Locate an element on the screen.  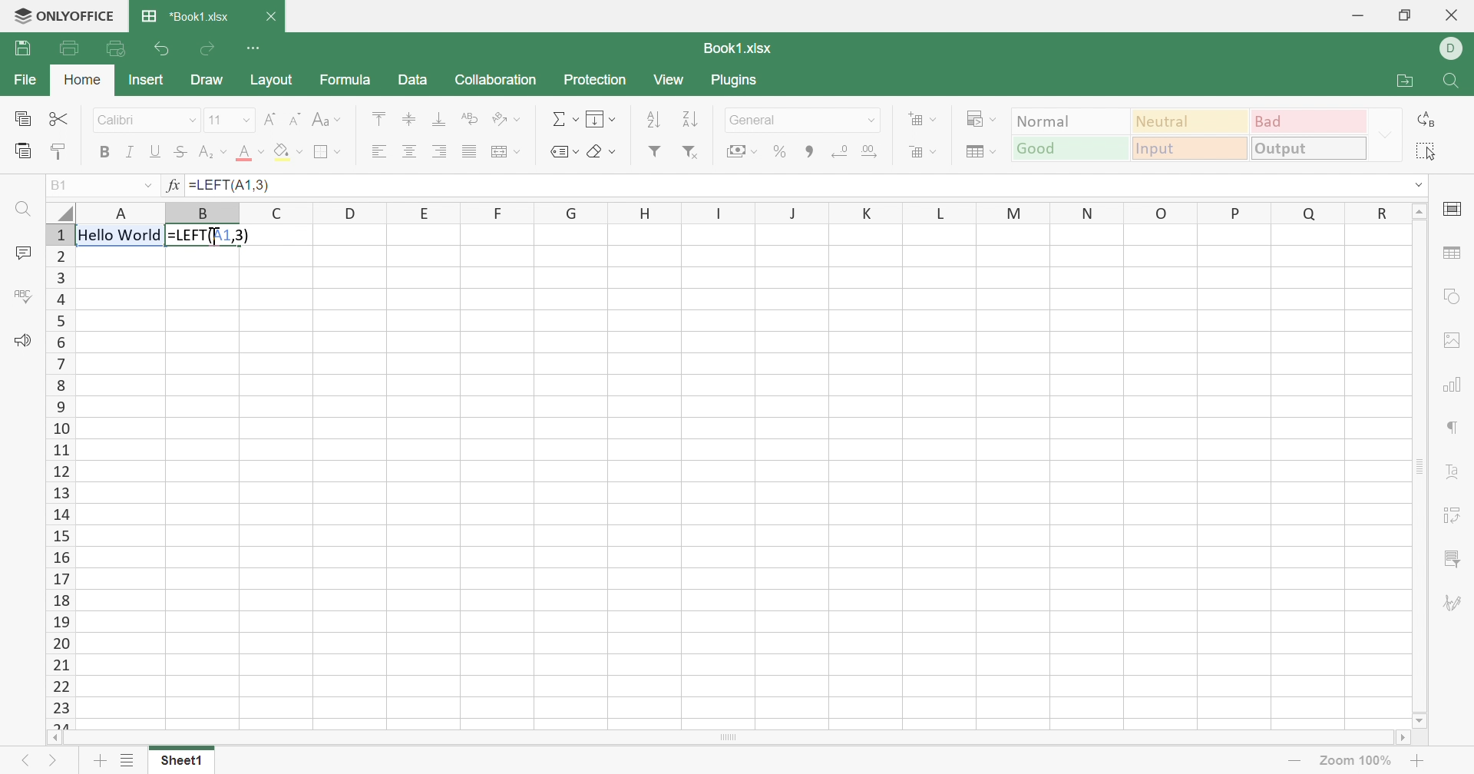
Named ranges is located at coordinates (564, 151).